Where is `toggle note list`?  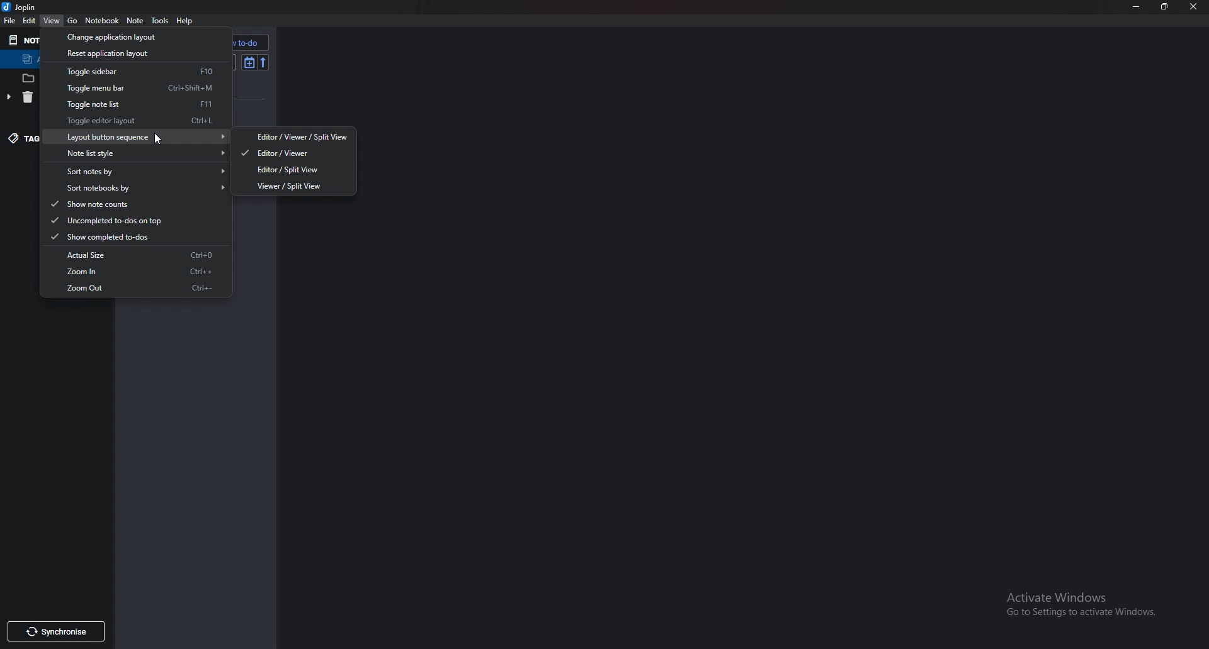 toggle note list is located at coordinates (137, 104).